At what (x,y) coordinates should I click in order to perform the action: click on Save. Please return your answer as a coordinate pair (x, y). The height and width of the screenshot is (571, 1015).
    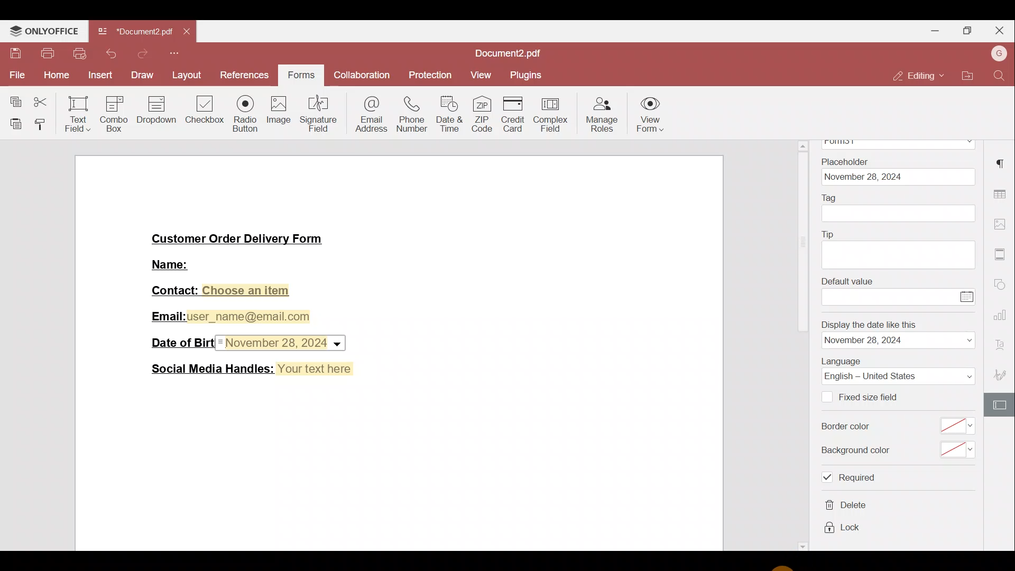
    Looking at the image, I should click on (13, 51).